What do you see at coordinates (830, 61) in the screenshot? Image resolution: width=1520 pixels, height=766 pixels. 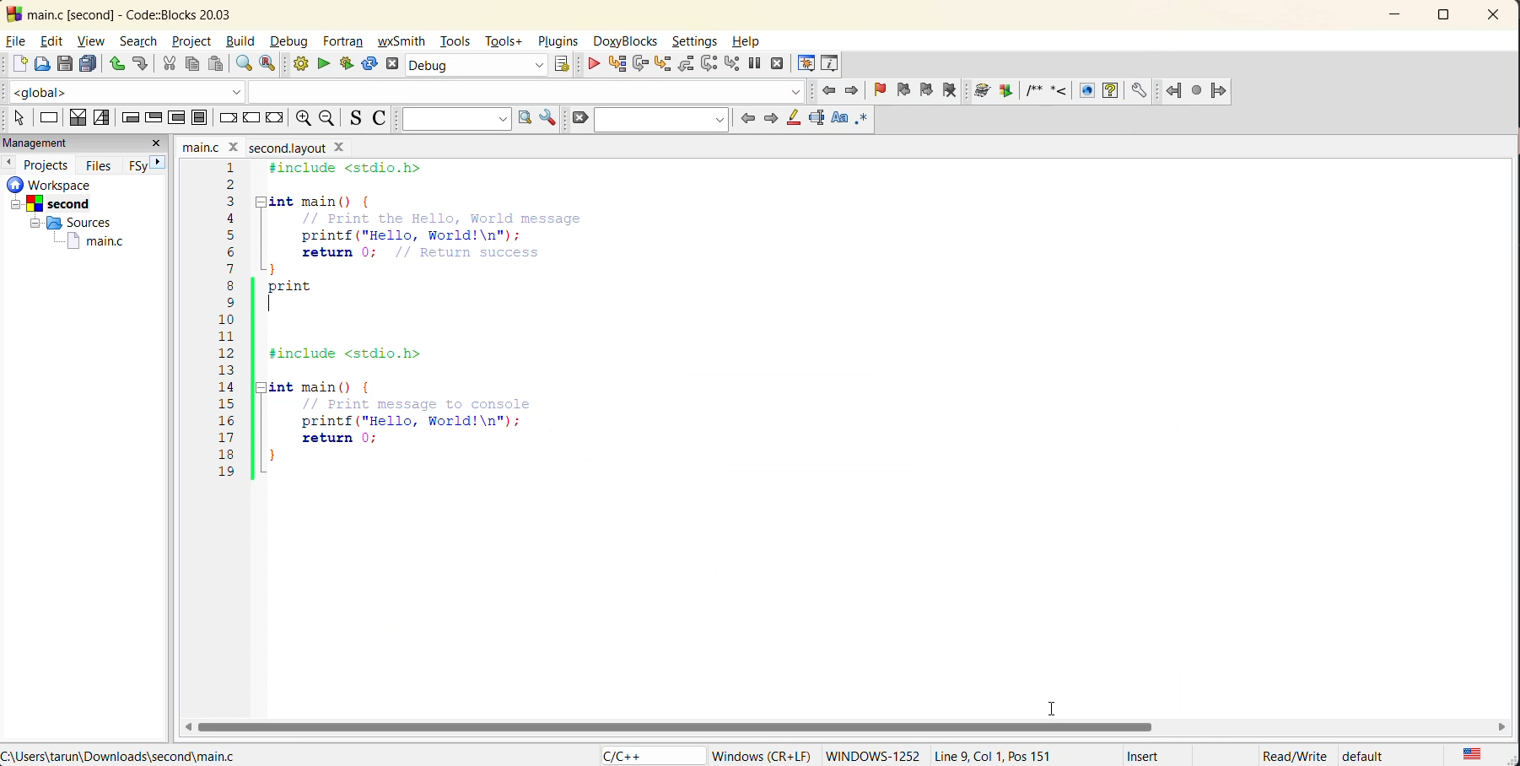 I see `various info` at bounding box center [830, 61].